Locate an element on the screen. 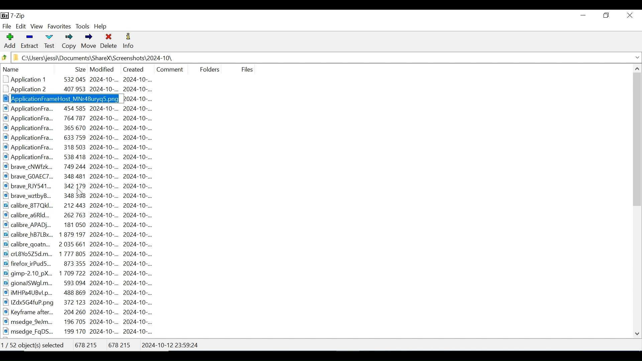  File is located at coordinates (7, 26).